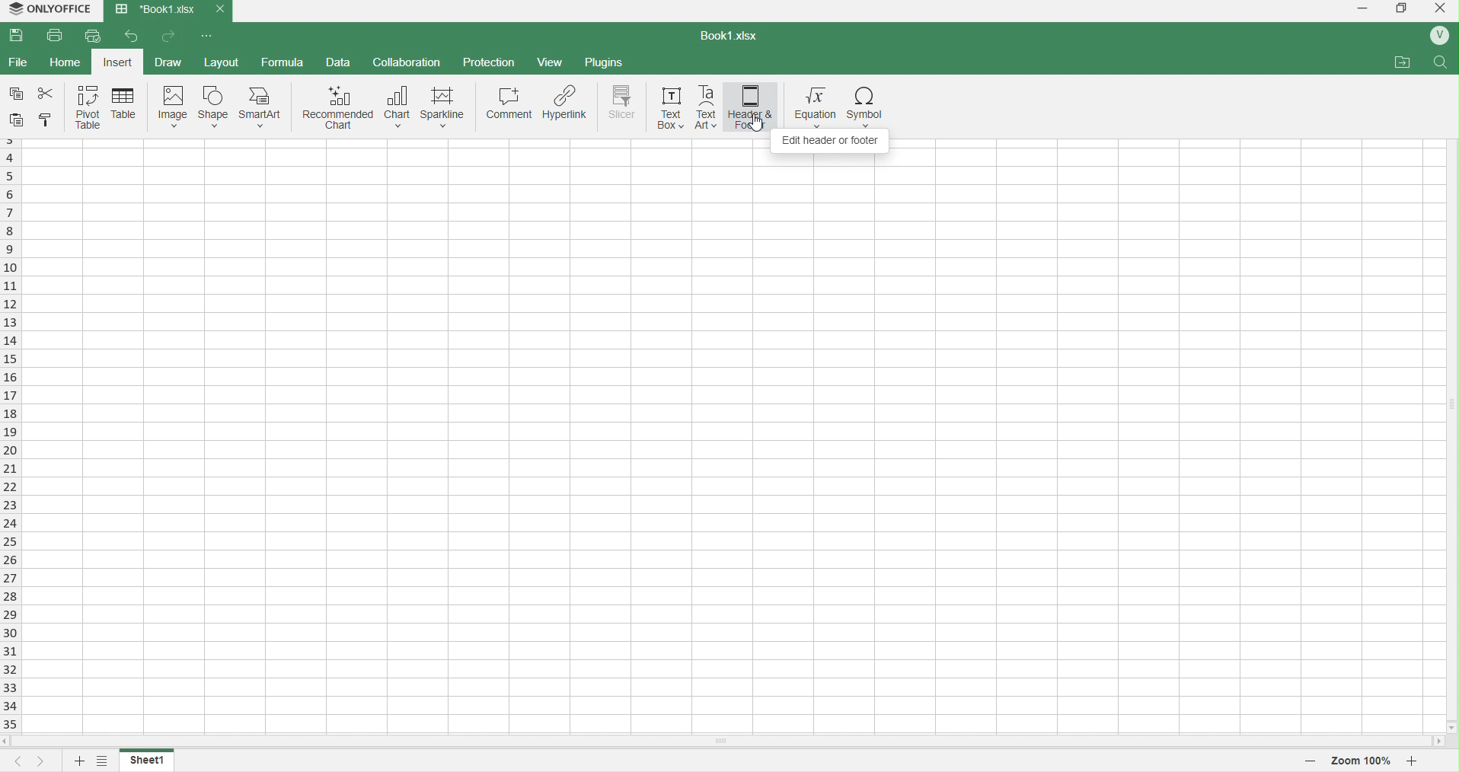 The width and height of the screenshot is (1459, 772). What do you see at coordinates (621, 108) in the screenshot?
I see `slicer` at bounding box center [621, 108].